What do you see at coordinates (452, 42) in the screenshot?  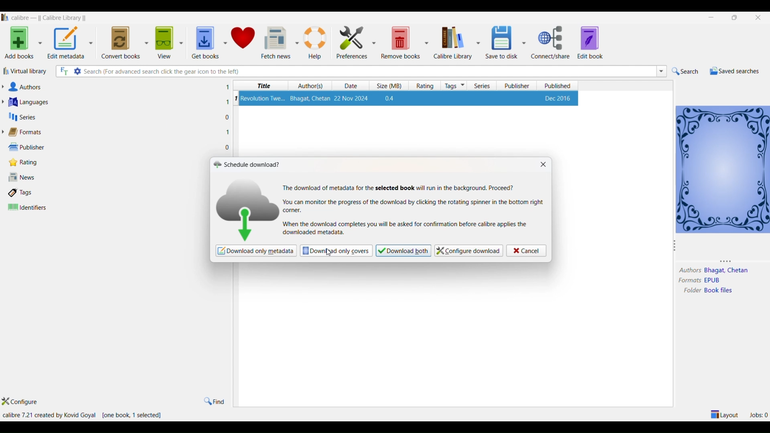 I see `calibre library` at bounding box center [452, 42].